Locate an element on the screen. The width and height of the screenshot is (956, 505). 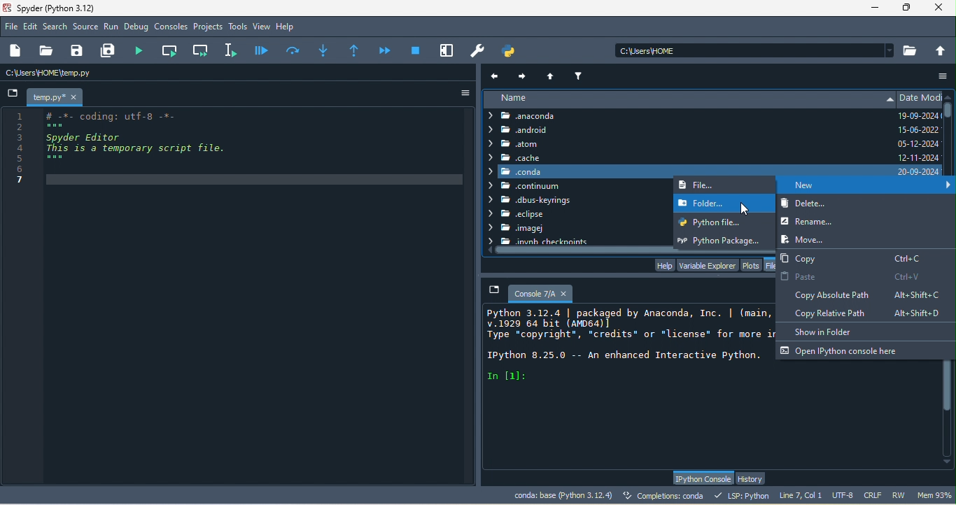
coding is located at coordinates (127, 148).